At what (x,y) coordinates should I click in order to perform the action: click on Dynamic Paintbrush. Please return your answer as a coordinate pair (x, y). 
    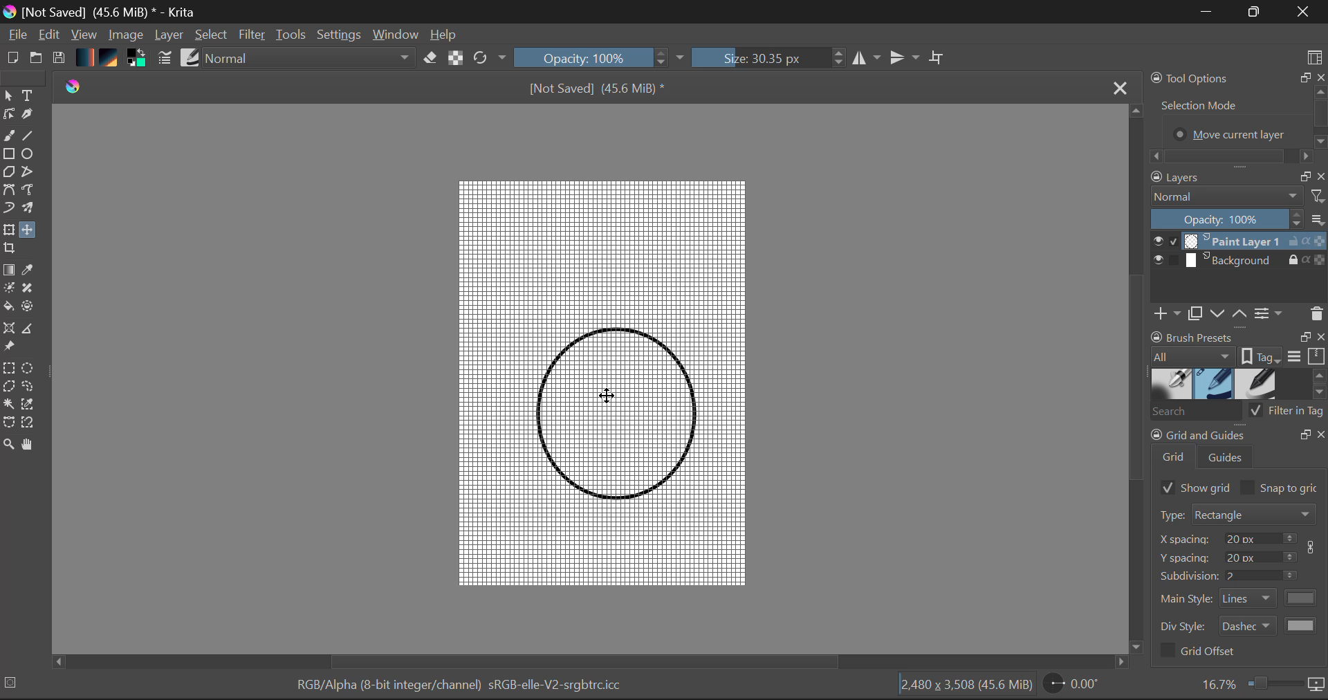
    Looking at the image, I should click on (8, 209).